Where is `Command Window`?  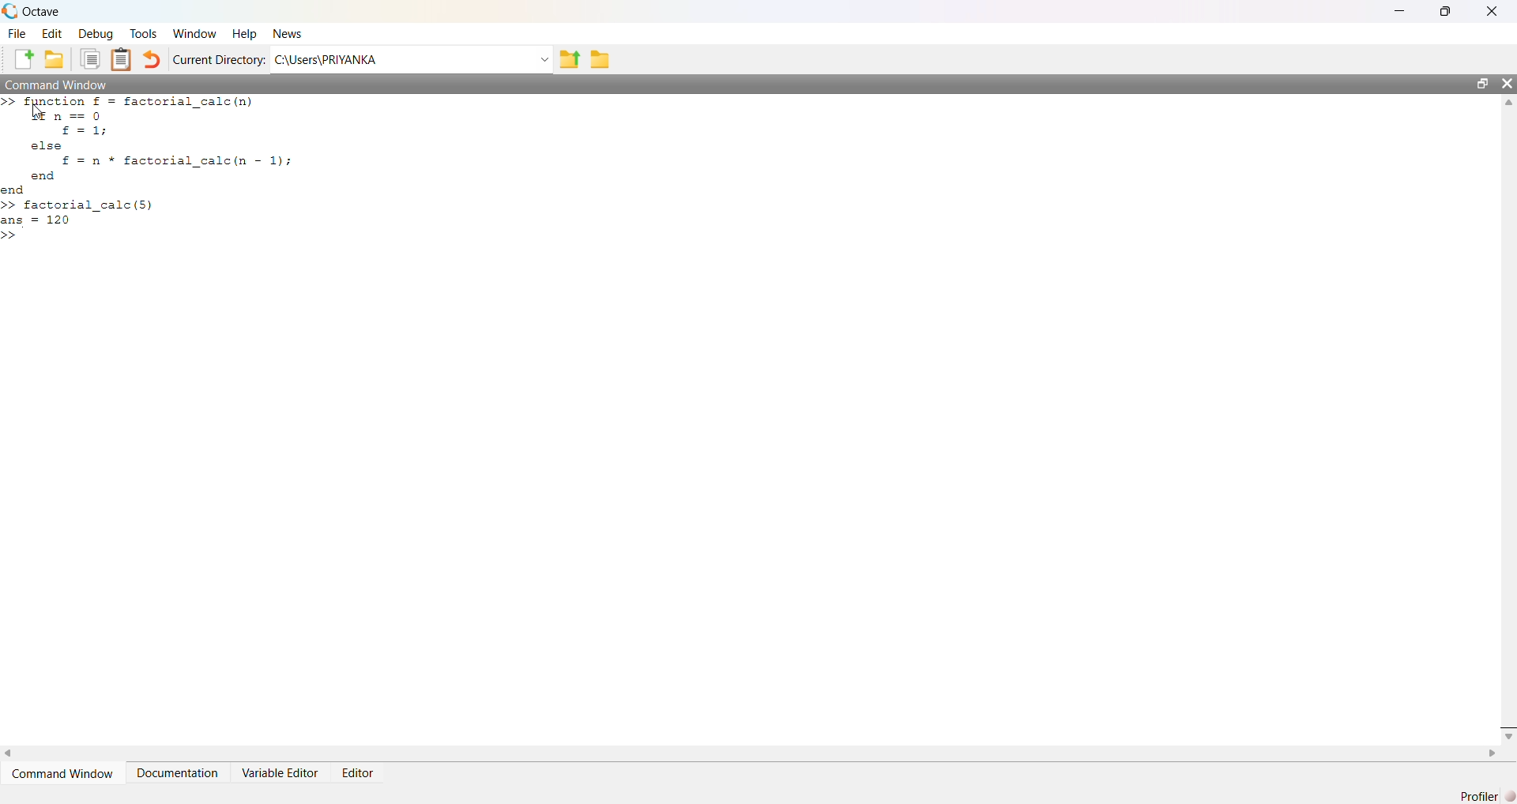
Command Window is located at coordinates (66, 773).